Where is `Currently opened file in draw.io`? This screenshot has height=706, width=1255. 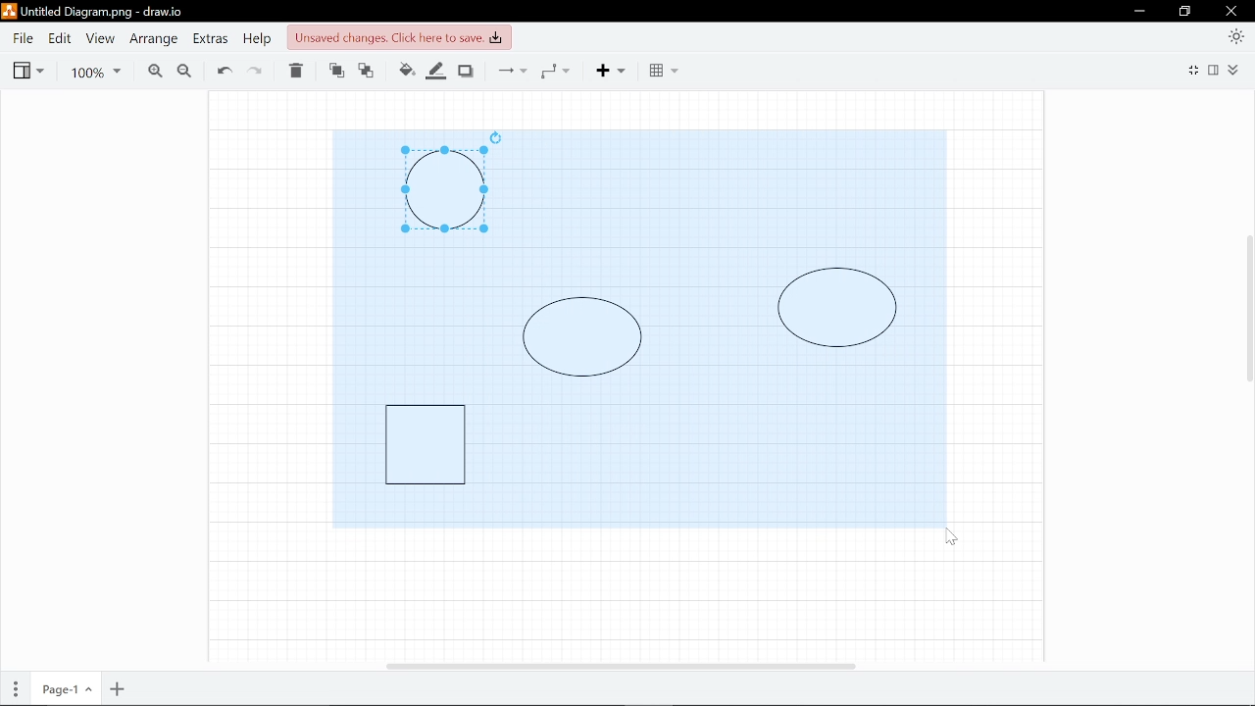 Currently opened file in draw.io is located at coordinates (96, 13).